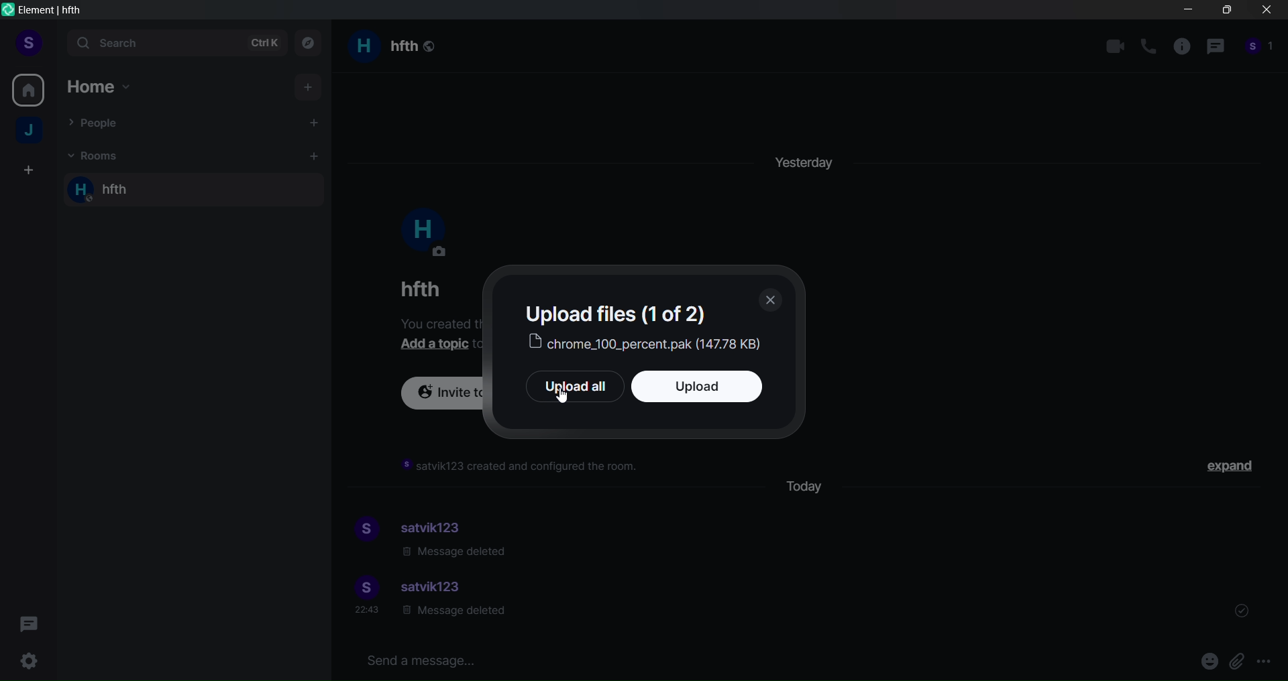 Image resolution: width=1288 pixels, height=681 pixels. What do you see at coordinates (712, 389) in the screenshot?
I see `upload` at bounding box center [712, 389].